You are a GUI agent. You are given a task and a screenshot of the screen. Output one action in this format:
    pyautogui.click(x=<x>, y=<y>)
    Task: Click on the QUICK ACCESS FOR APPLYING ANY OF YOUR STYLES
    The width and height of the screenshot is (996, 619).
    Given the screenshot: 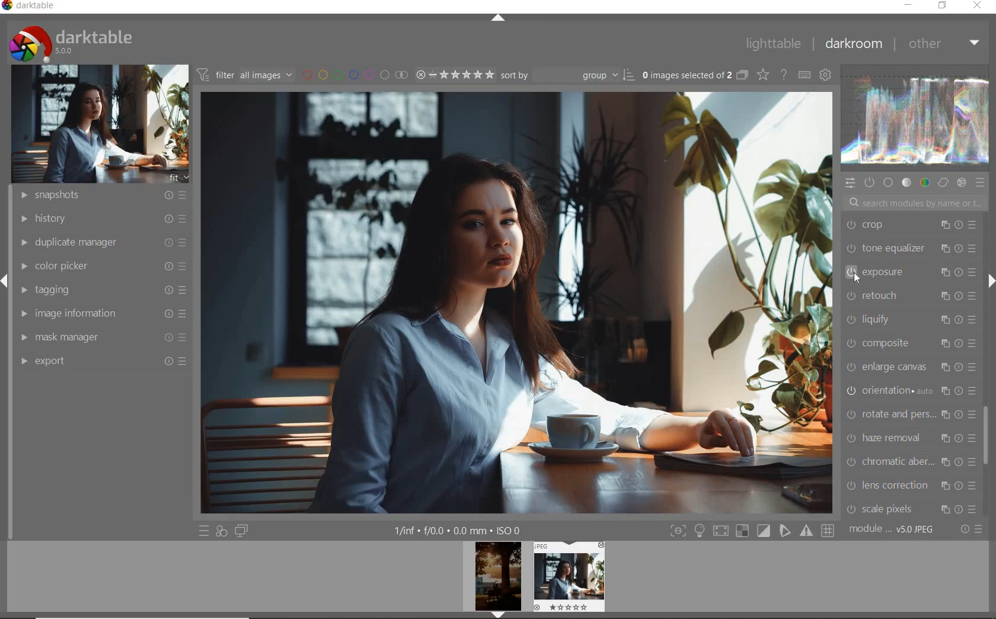 What is the action you would take?
    pyautogui.click(x=222, y=531)
    